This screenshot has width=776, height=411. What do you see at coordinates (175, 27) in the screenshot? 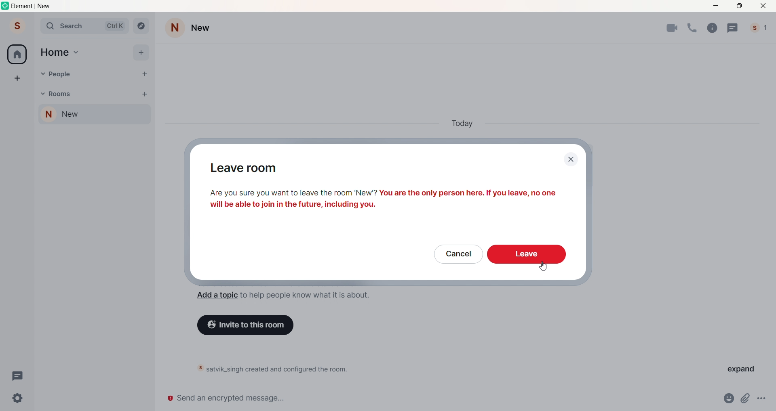
I see `Room Setting` at bounding box center [175, 27].